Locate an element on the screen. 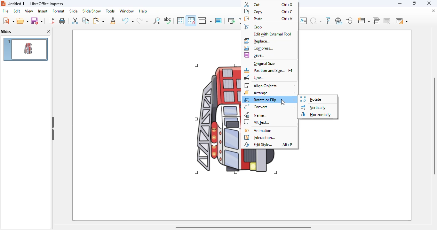 This screenshot has width=437, height=230. crop is located at coordinates (253, 27).